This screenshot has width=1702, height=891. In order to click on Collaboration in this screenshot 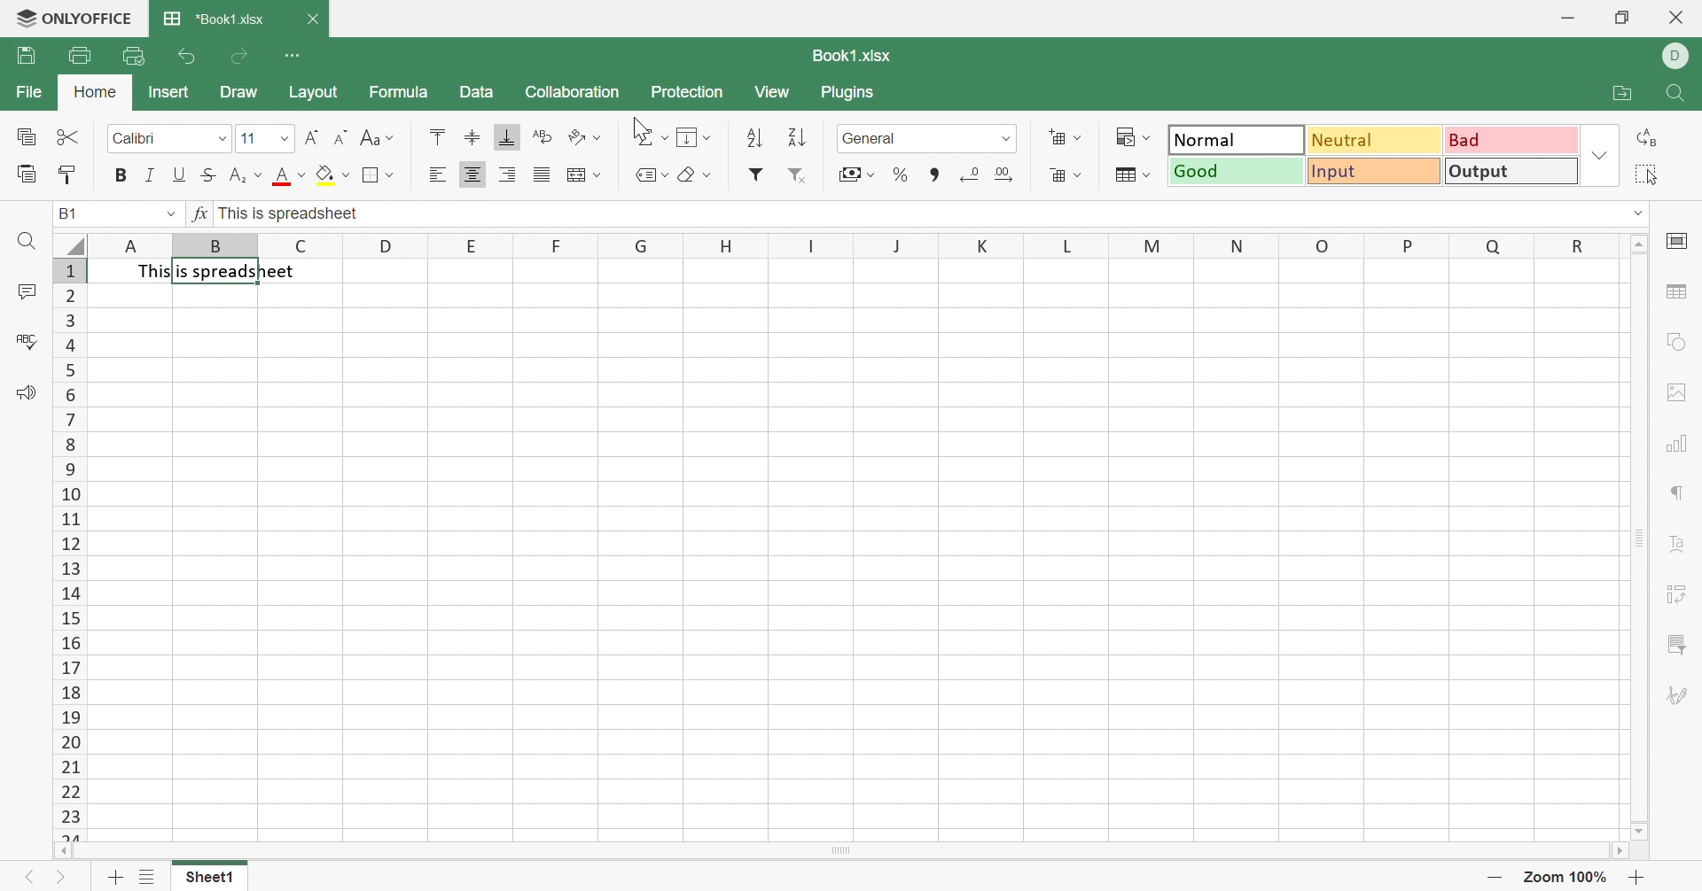, I will do `click(573, 89)`.